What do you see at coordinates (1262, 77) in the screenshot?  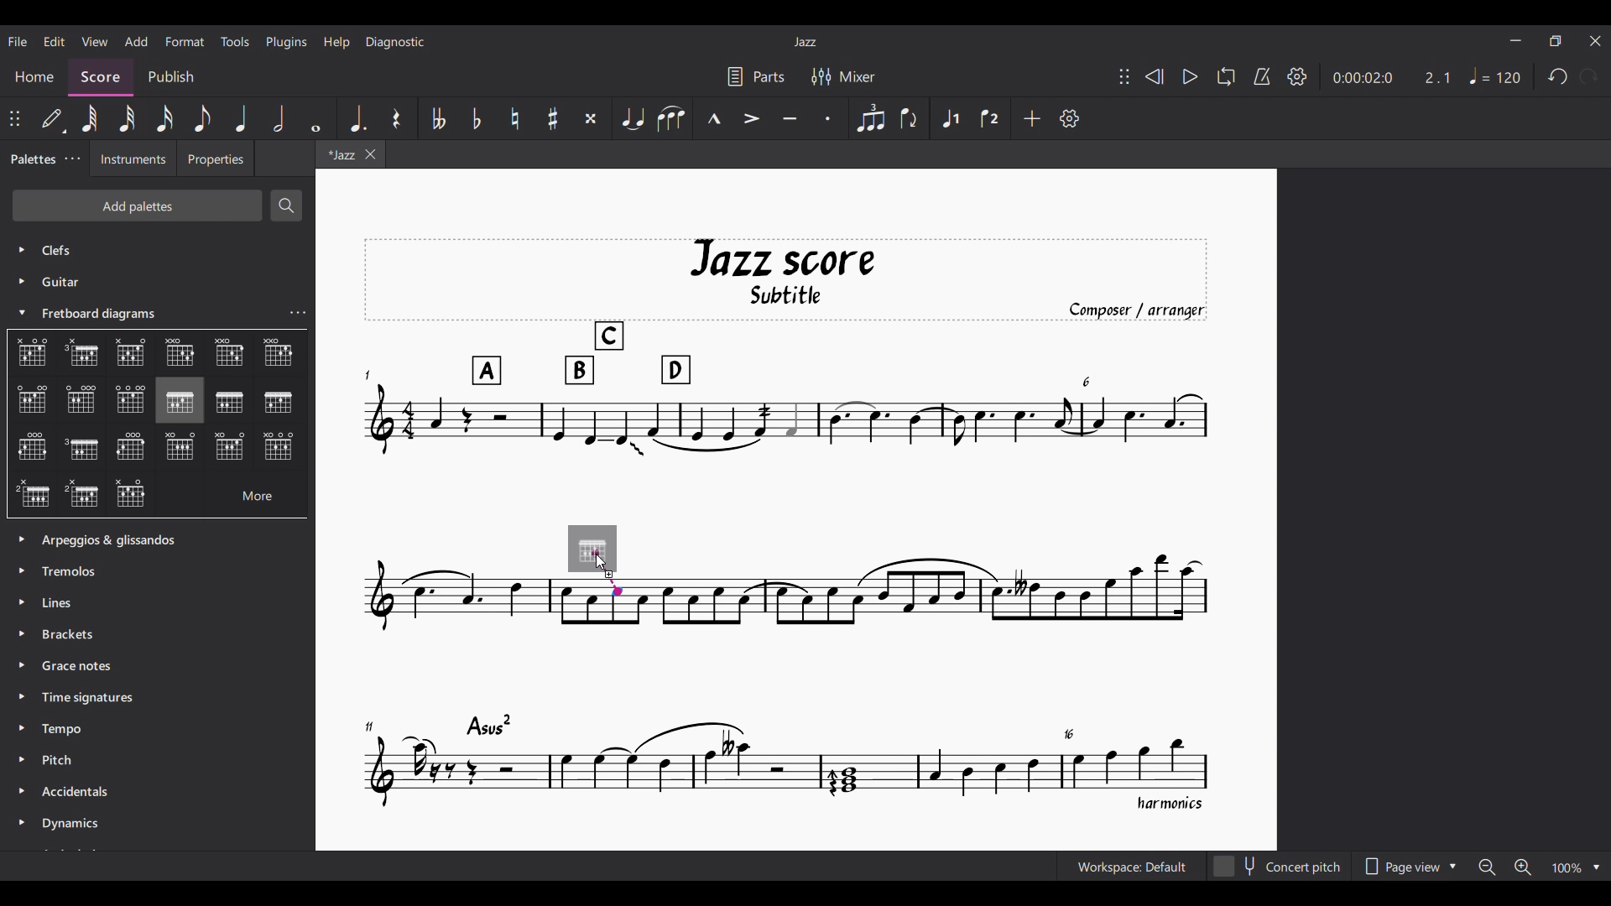 I see `Metronome` at bounding box center [1262, 77].